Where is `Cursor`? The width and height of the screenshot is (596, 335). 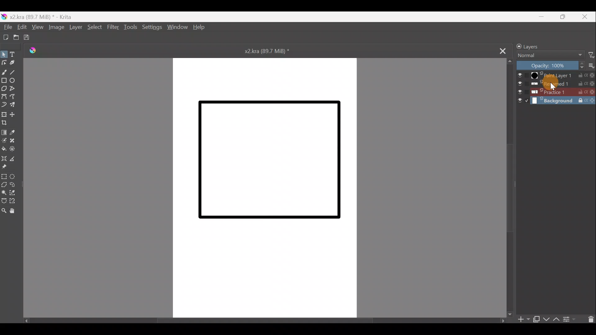
Cursor is located at coordinates (552, 83).